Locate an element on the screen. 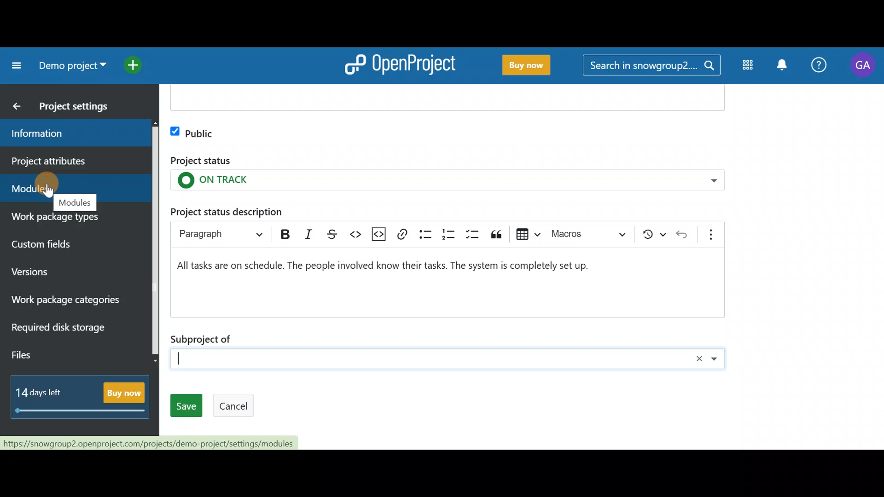 This screenshot has height=497, width=884. Account name is located at coordinates (861, 67).